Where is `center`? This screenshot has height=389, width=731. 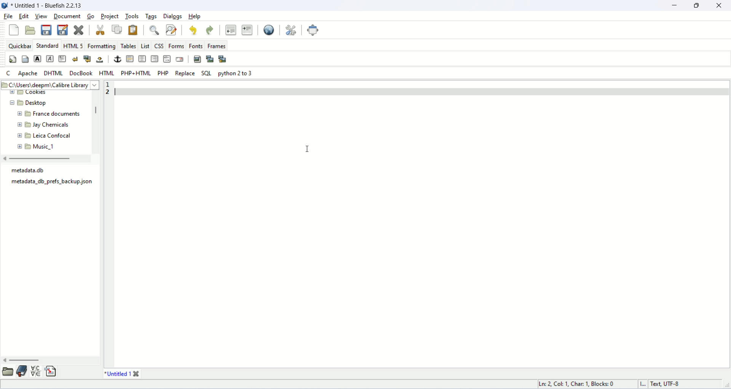
center is located at coordinates (142, 59).